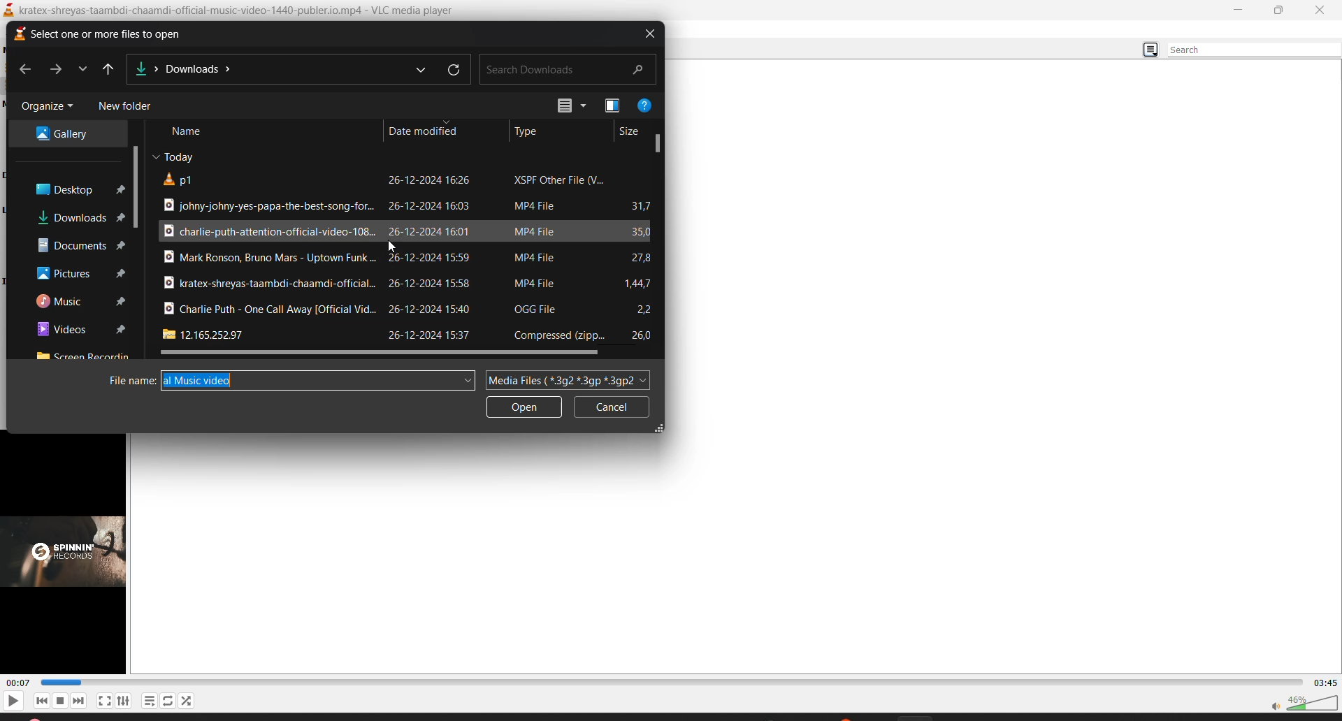 The width and height of the screenshot is (1342, 721). I want to click on previous, so click(23, 68).